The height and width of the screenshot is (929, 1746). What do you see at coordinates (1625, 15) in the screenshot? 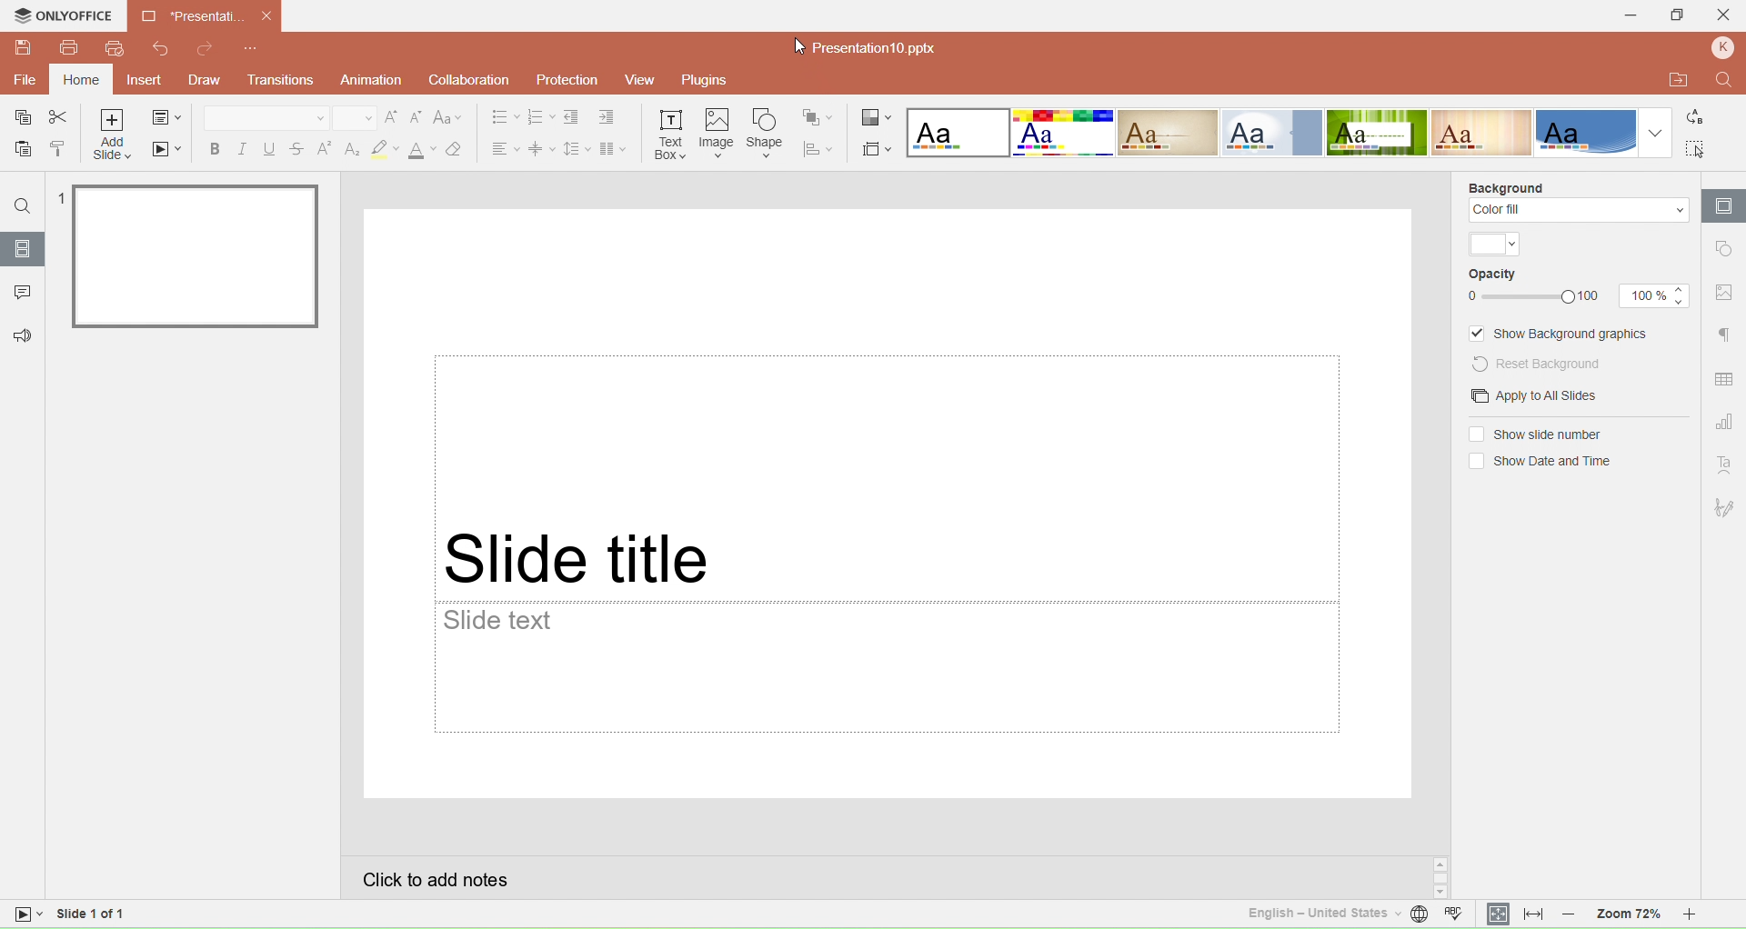
I see `Minimize` at bounding box center [1625, 15].